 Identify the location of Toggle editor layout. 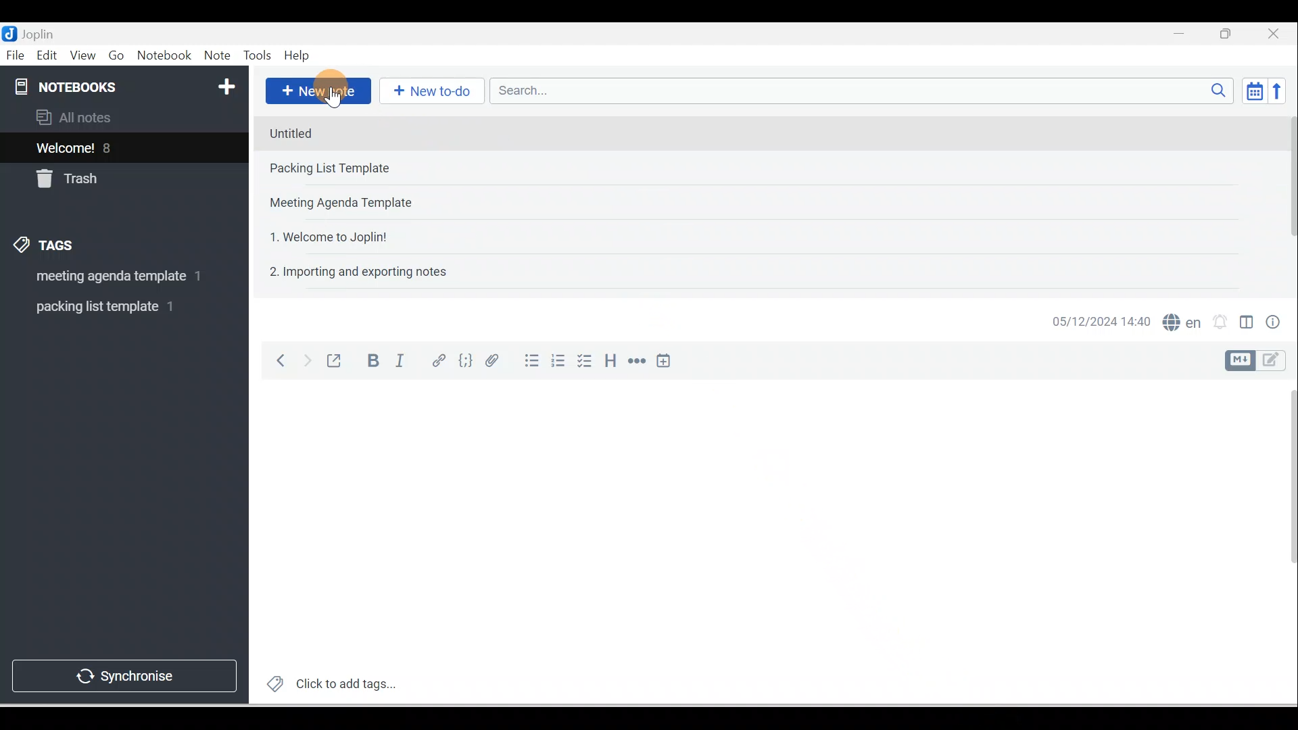
(1260, 361).